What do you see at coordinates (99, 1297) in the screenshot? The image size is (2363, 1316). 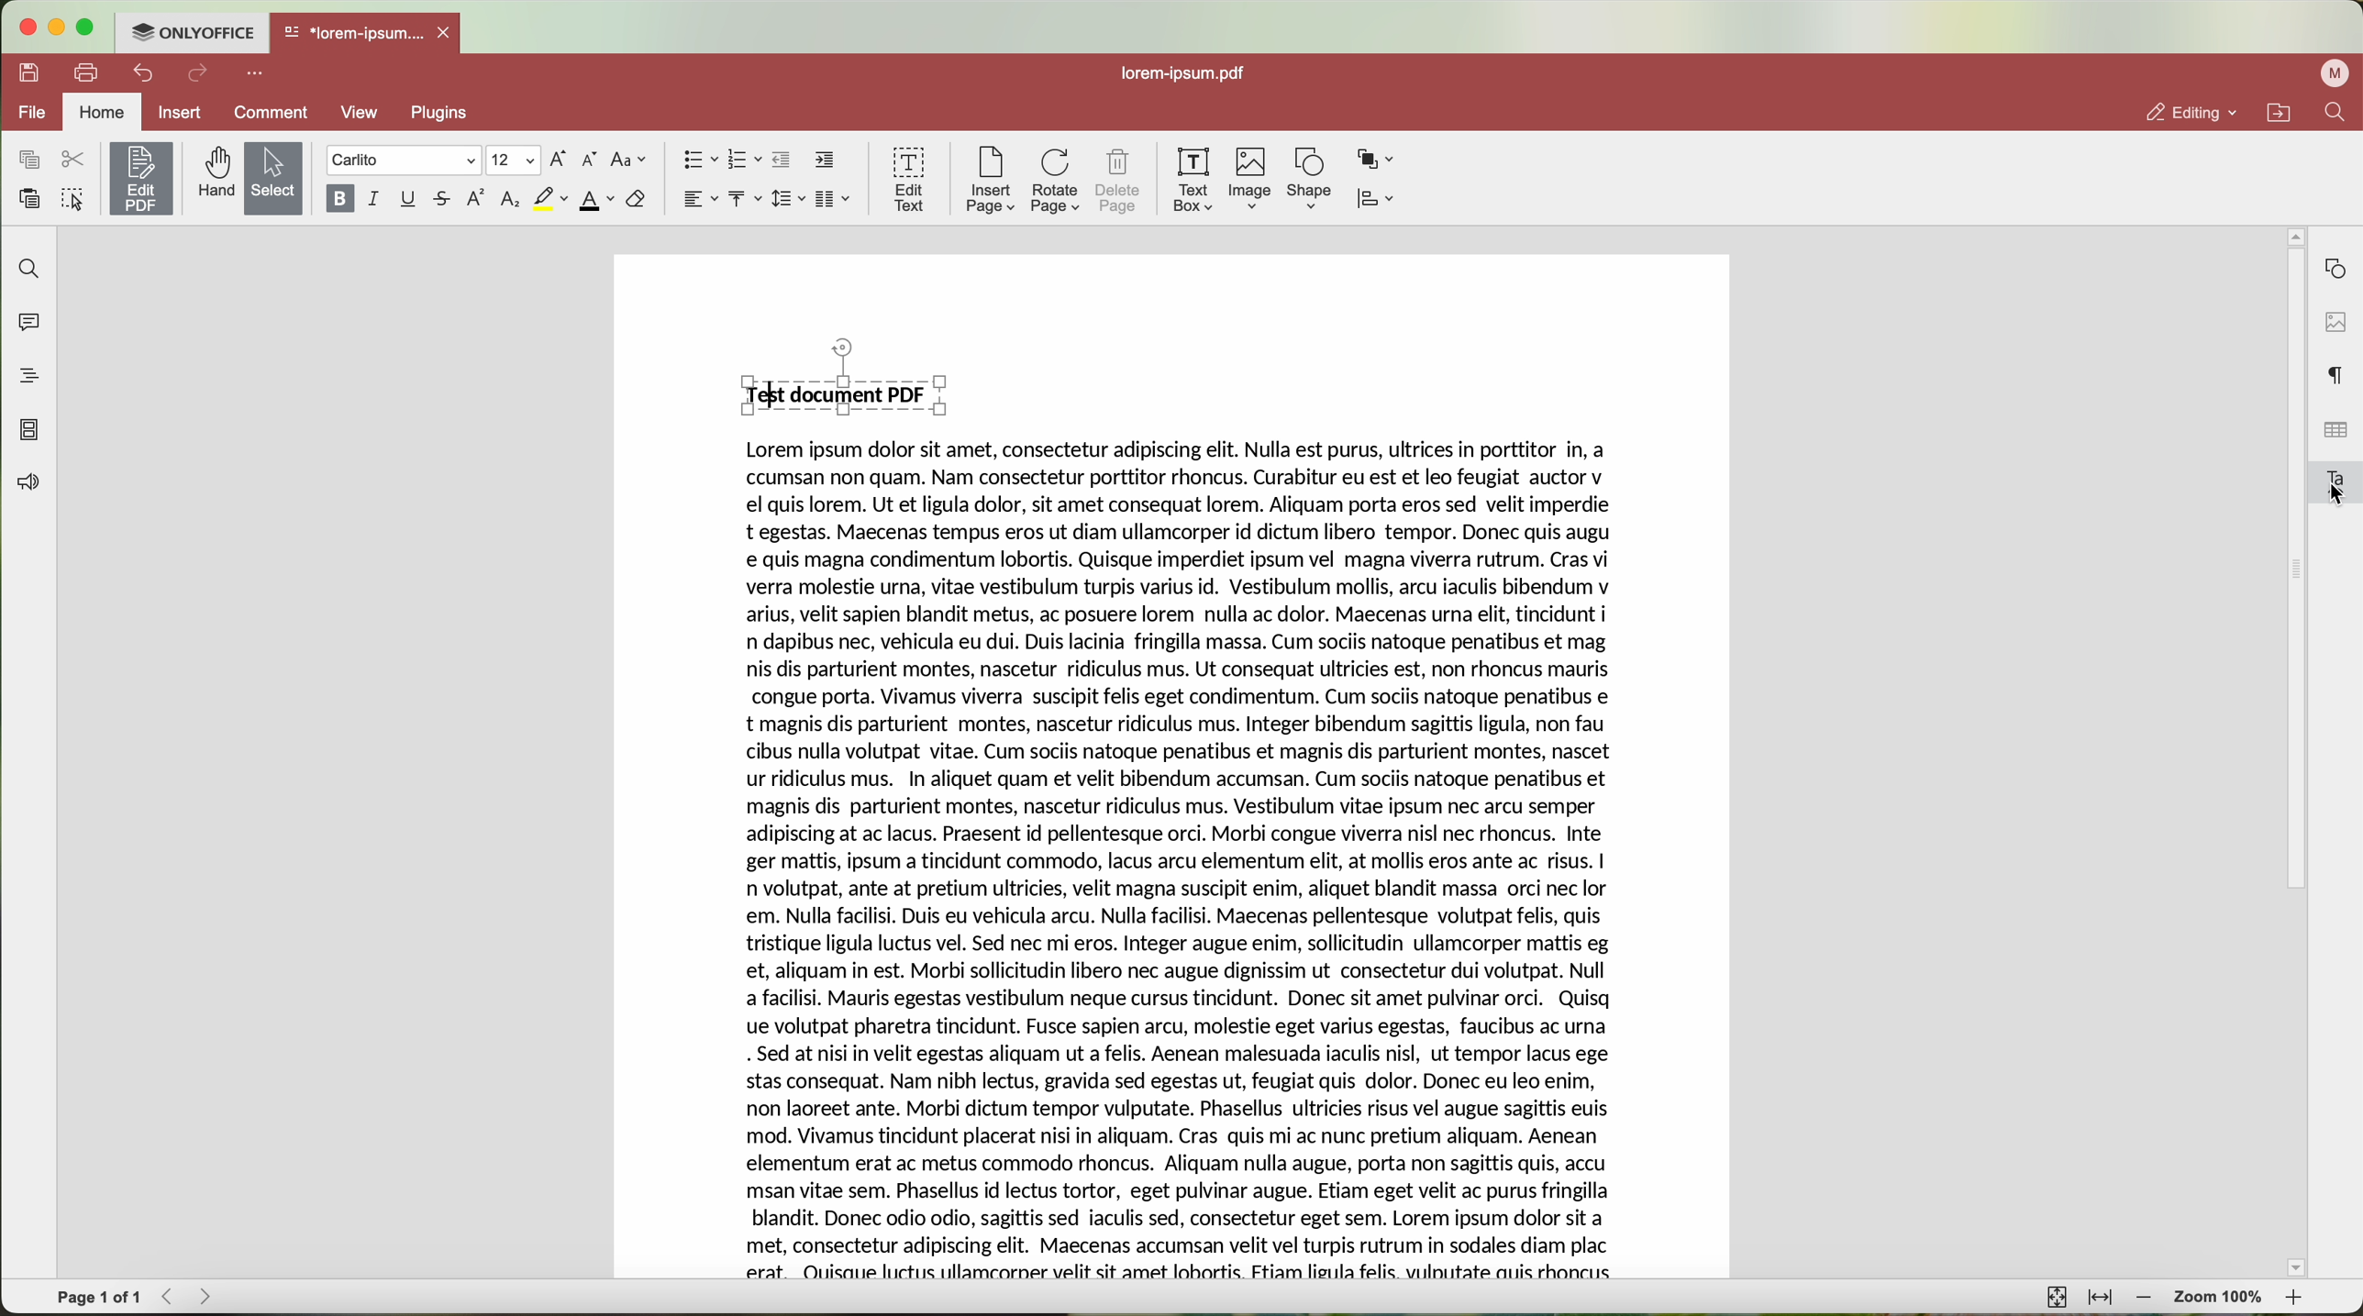 I see `Page 1 of 1` at bounding box center [99, 1297].